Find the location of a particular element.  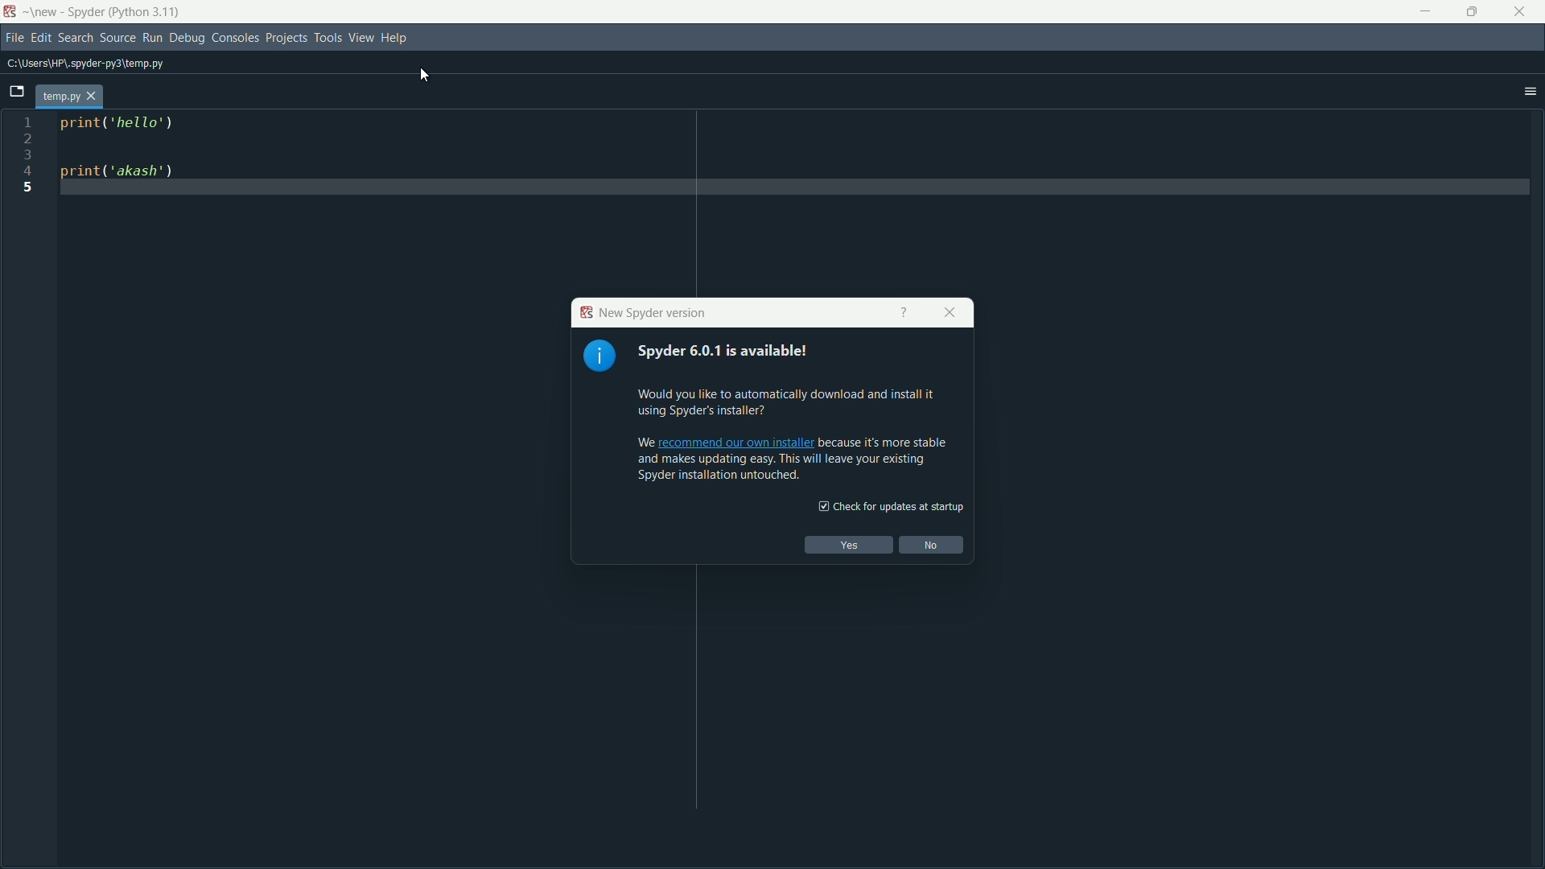

tools menu is located at coordinates (328, 37).